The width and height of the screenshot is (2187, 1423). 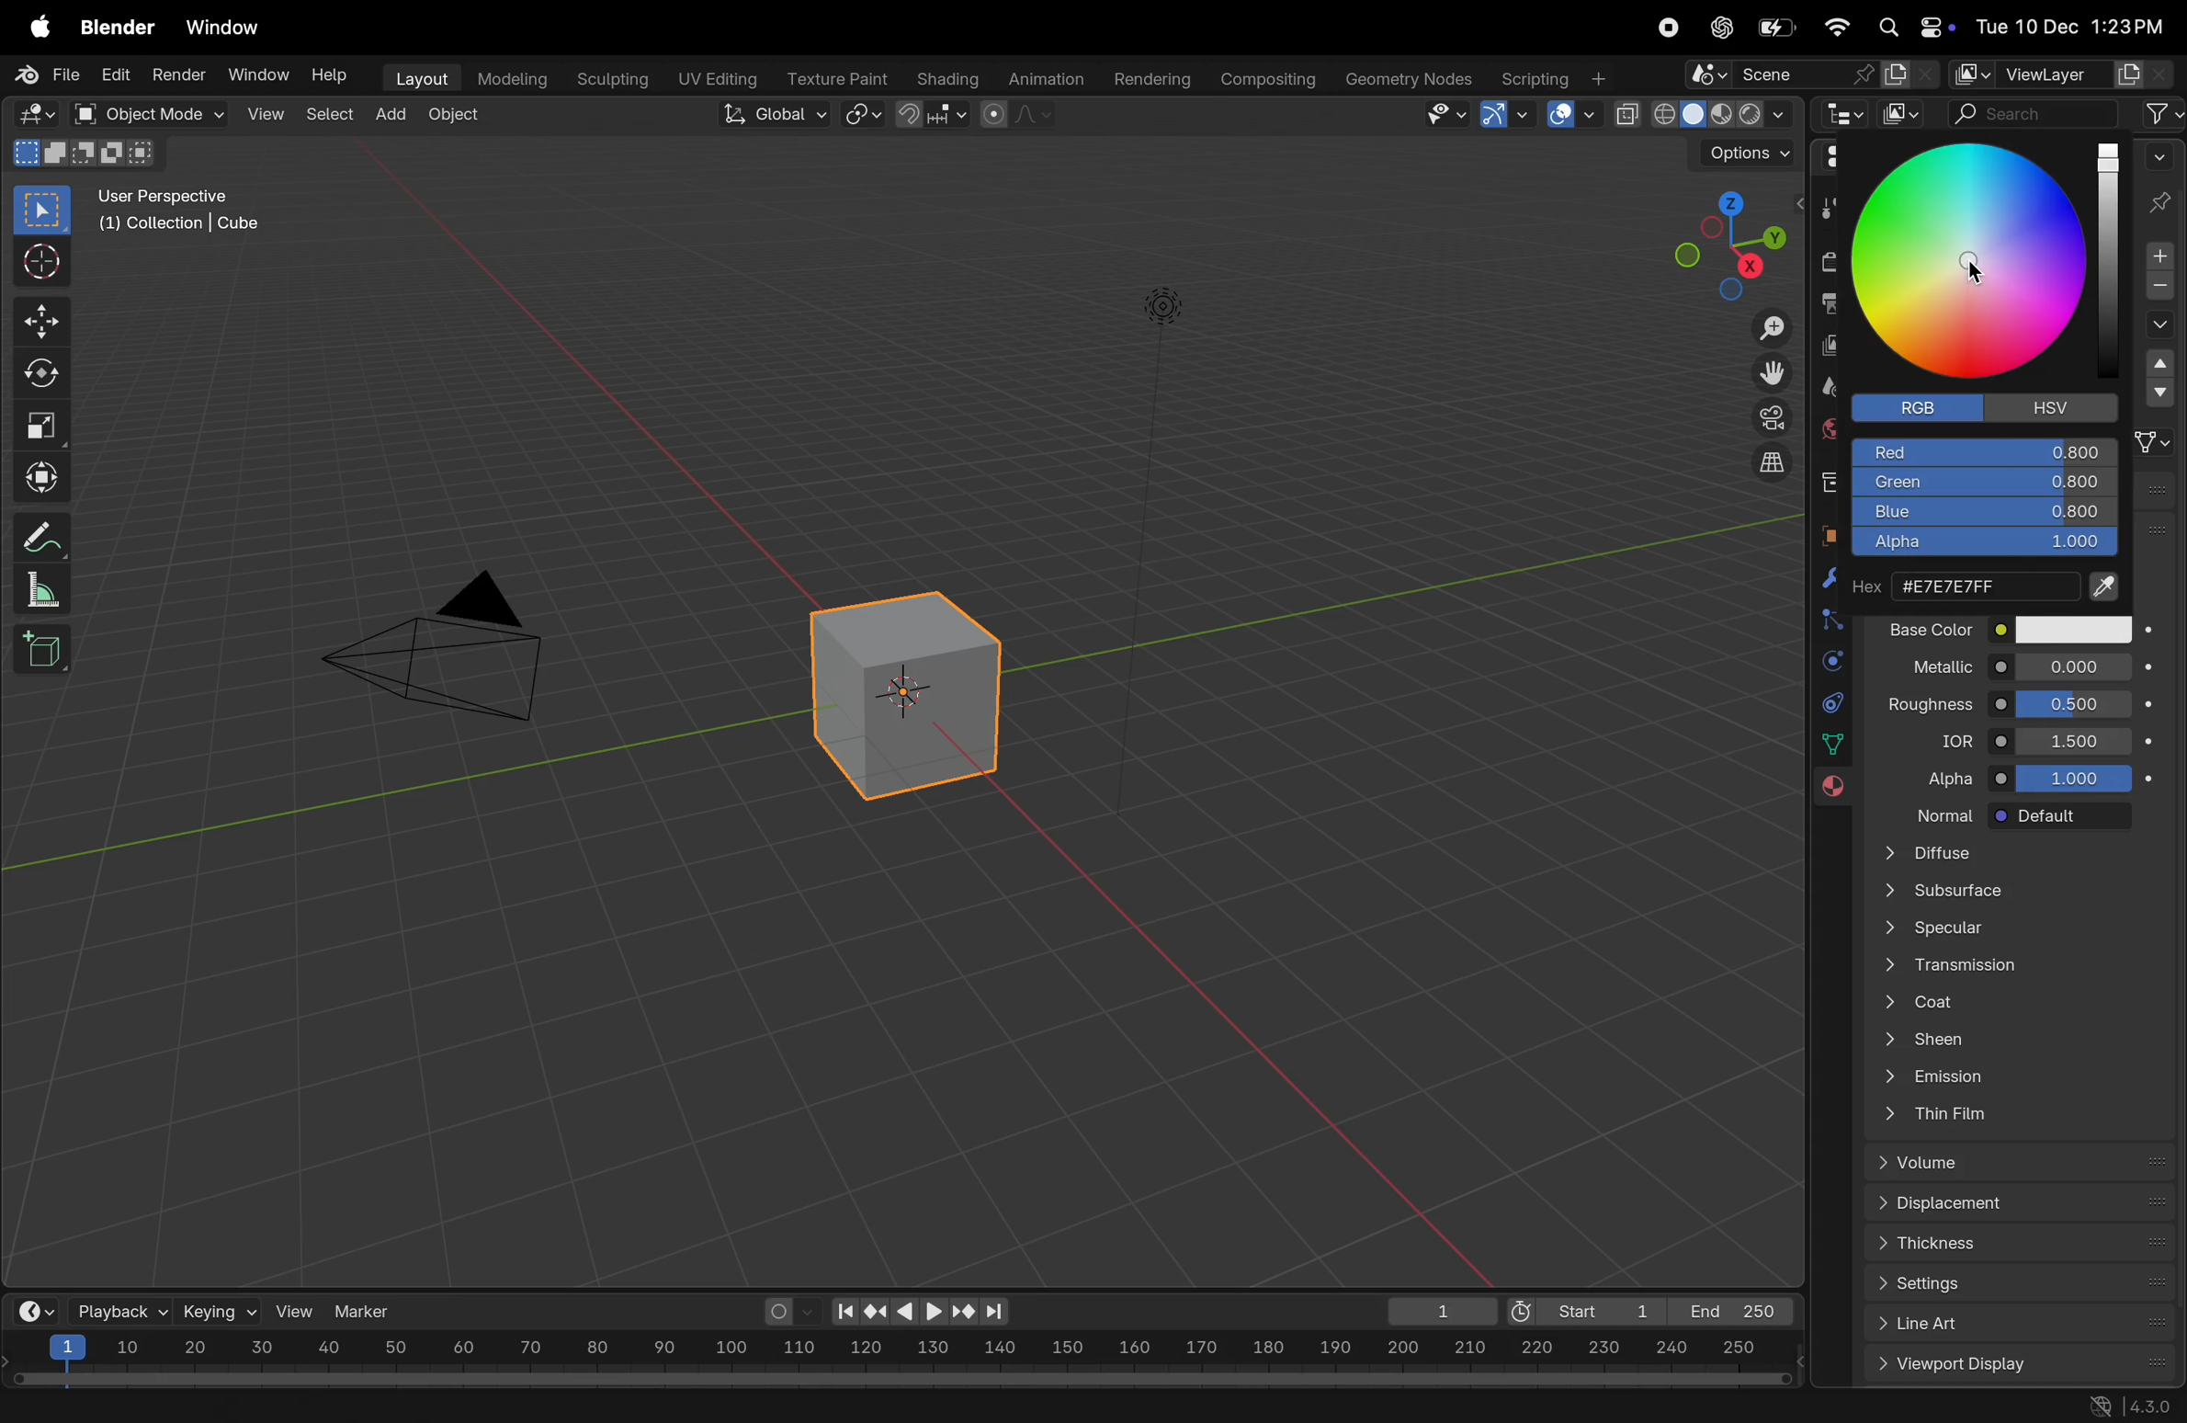 What do you see at coordinates (41, 650) in the screenshot?
I see `3D cube` at bounding box center [41, 650].